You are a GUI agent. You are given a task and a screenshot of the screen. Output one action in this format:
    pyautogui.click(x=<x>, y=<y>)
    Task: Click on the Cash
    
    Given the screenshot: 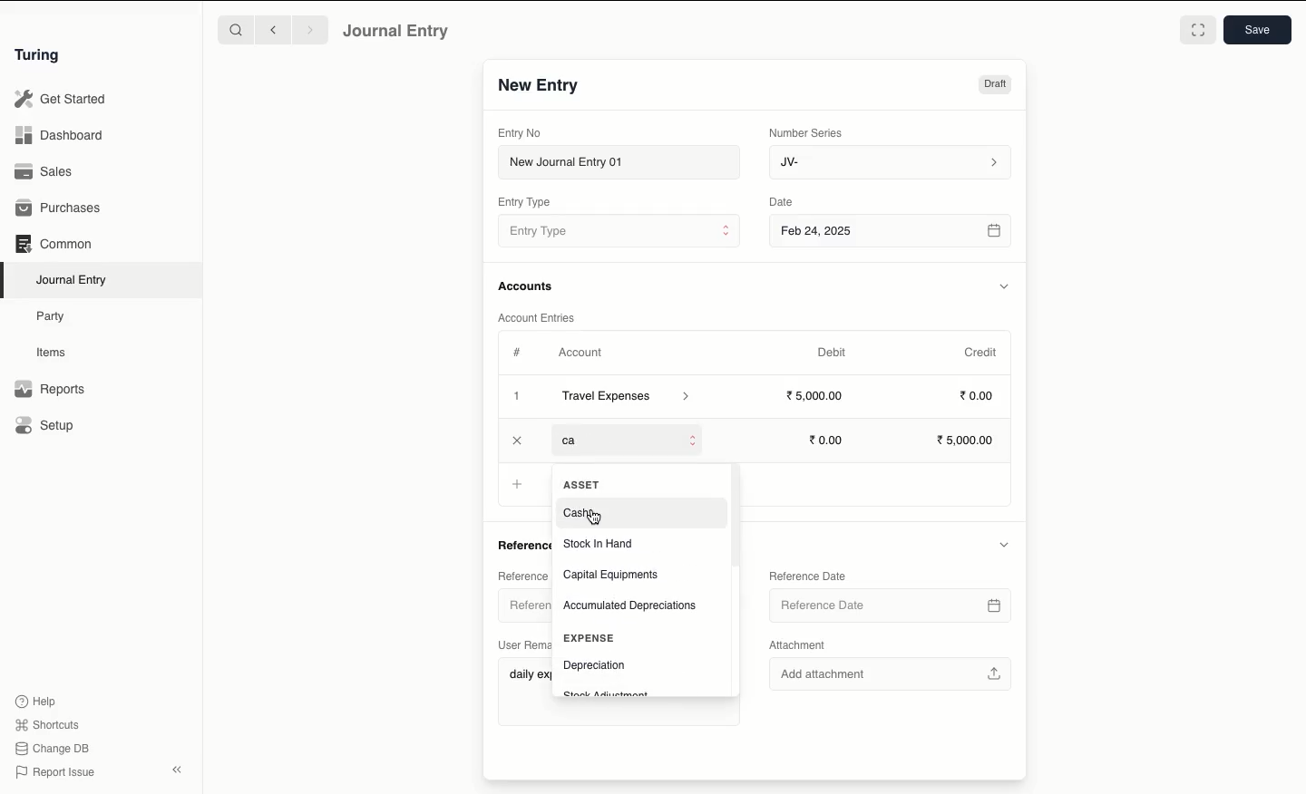 What is the action you would take?
    pyautogui.click(x=579, y=514)
    